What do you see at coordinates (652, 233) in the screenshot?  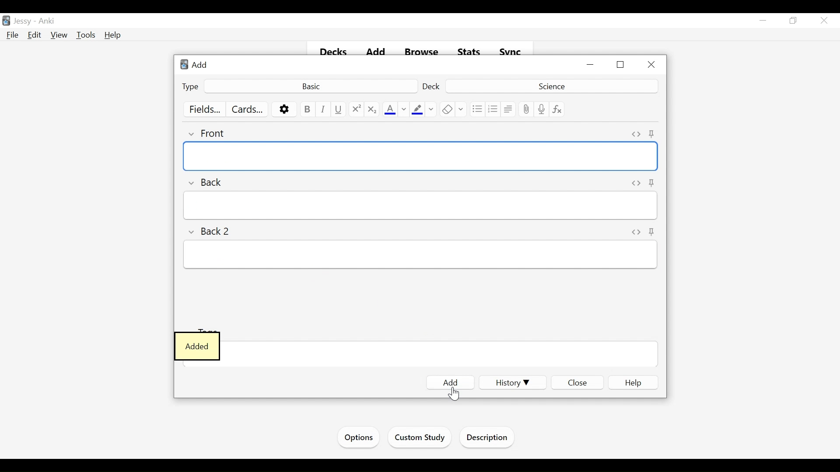 I see `` at bounding box center [652, 233].